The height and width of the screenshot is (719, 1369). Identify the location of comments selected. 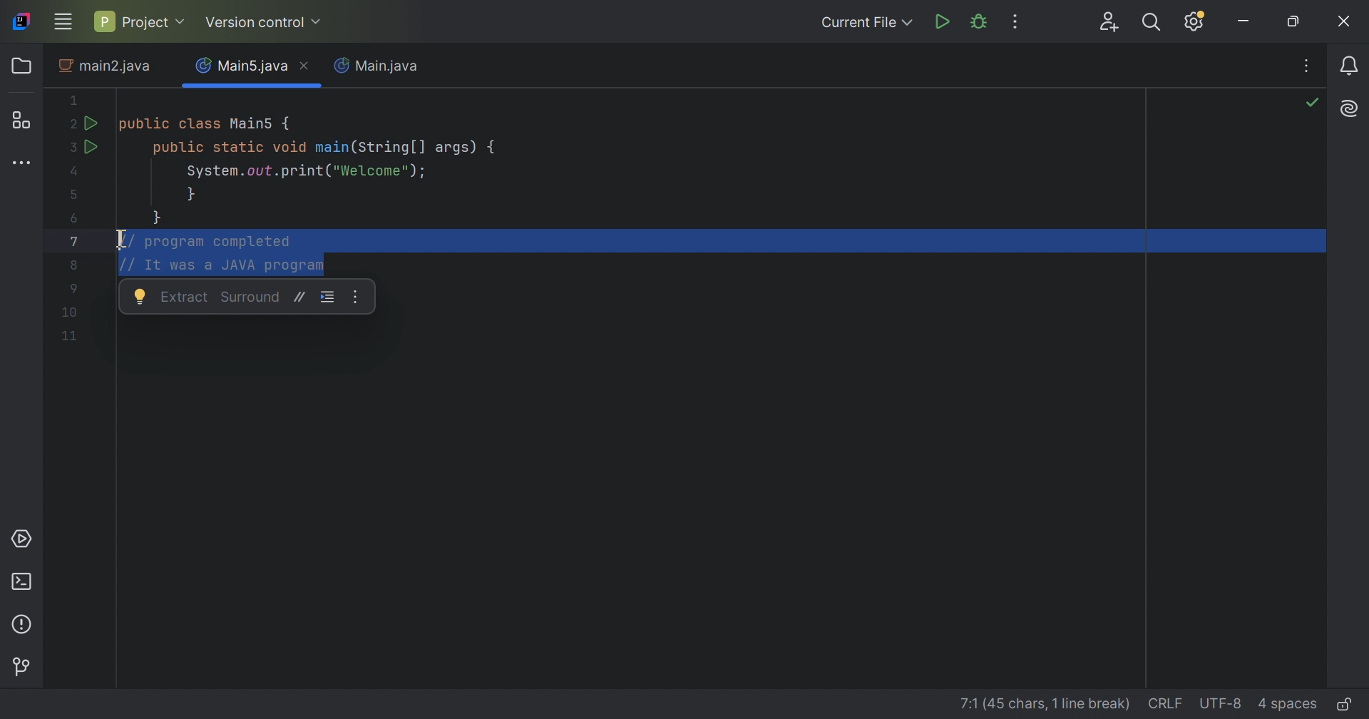
(208, 254).